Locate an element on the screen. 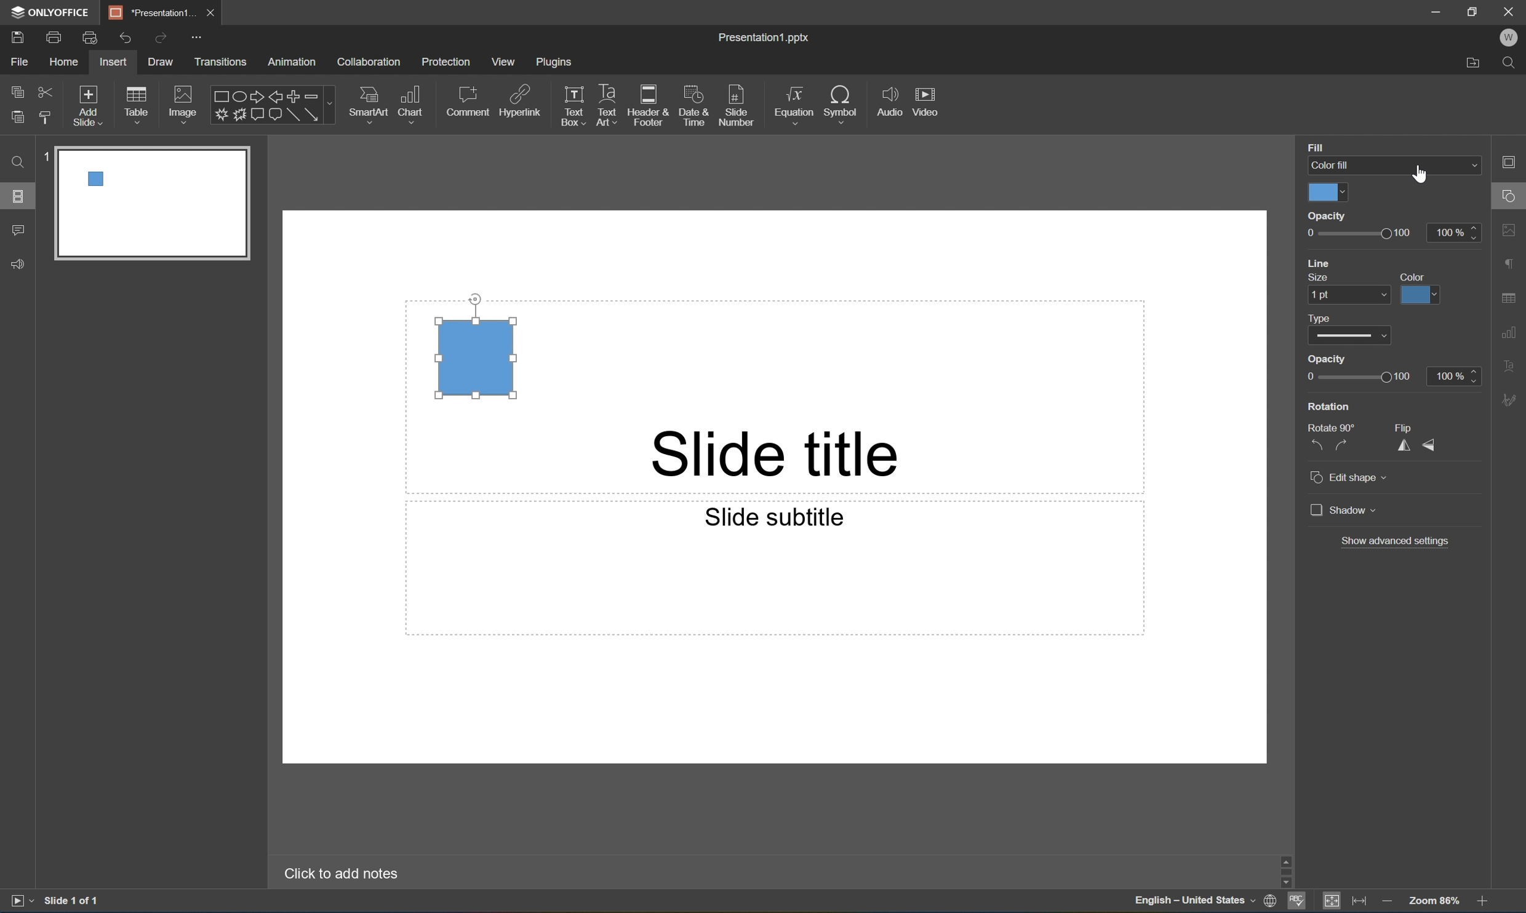 The height and width of the screenshot is (913, 1526). File is located at coordinates (19, 62).